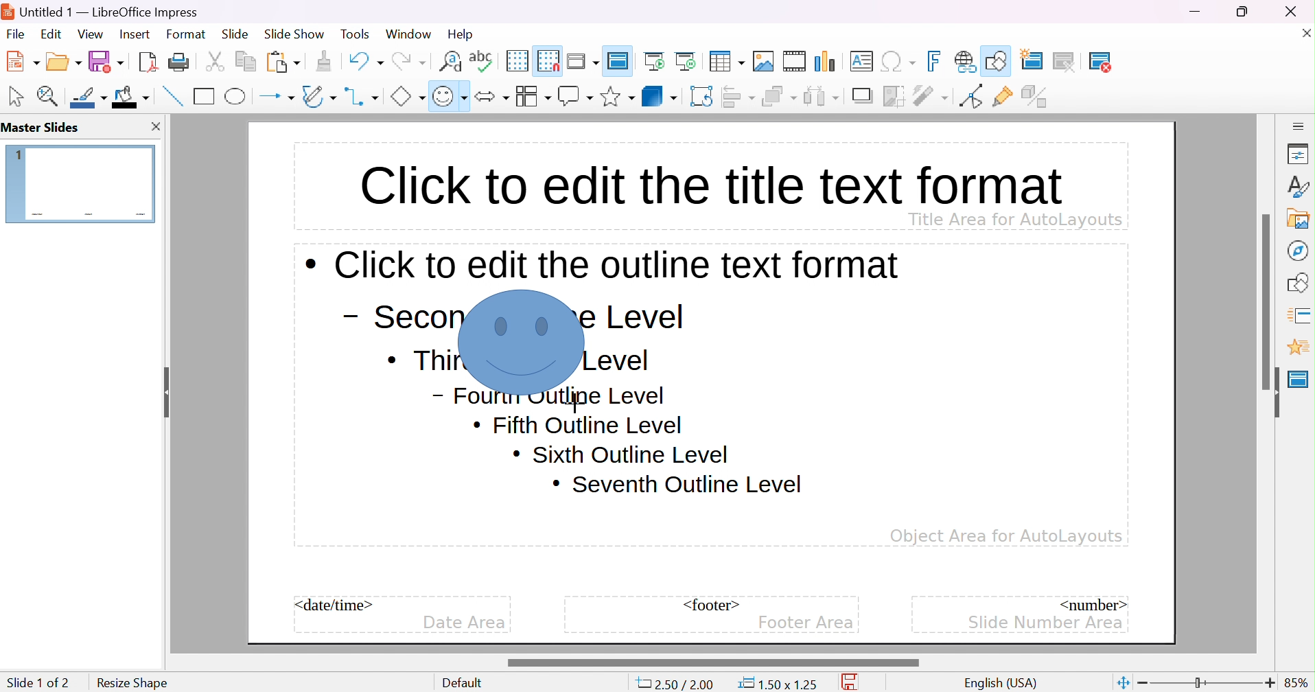 The width and height of the screenshot is (1315, 692). What do you see at coordinates (294, 32) in the screenshot?
I see `slide show` at bounding box center [294, 32].